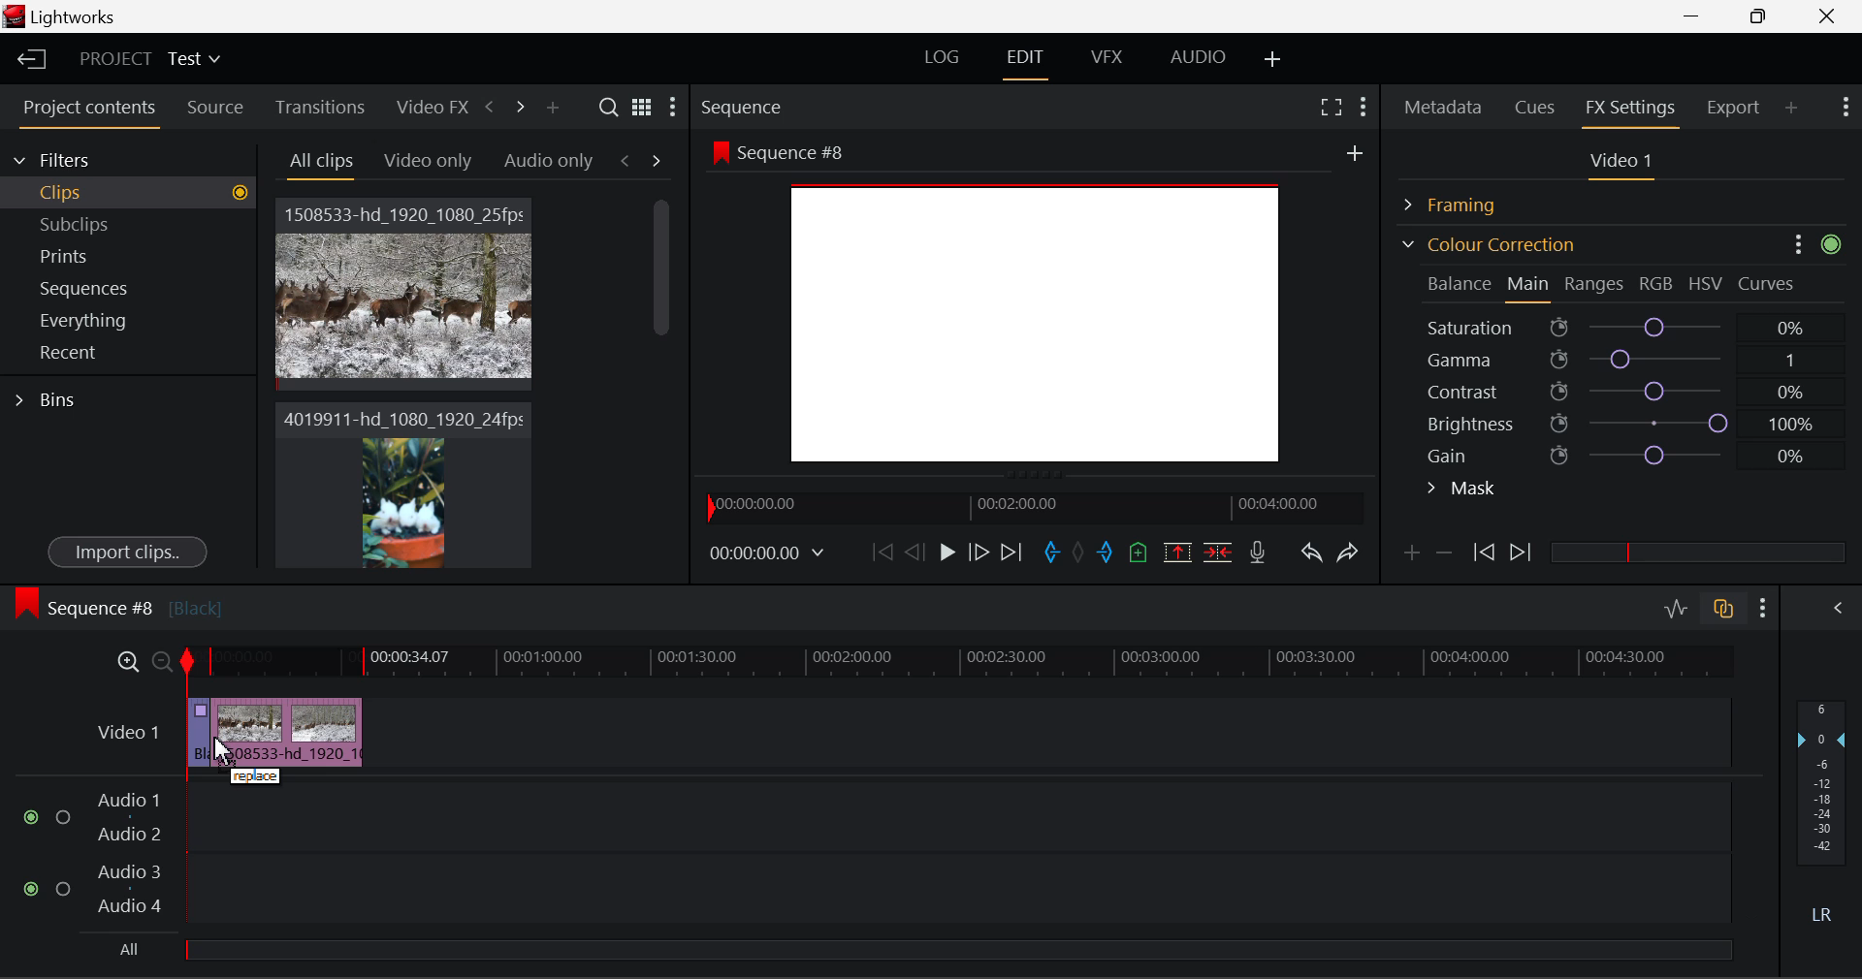  I want to click on Add Layout, so click(1273, 60).